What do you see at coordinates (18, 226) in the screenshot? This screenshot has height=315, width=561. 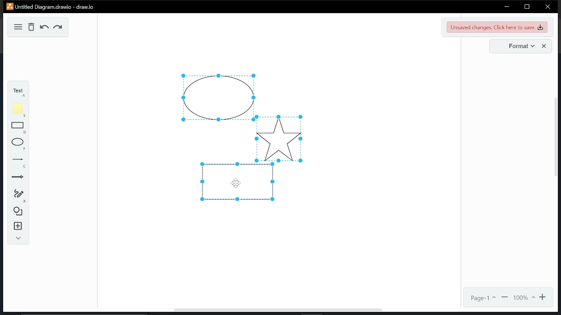 I see `insert` at bounding box center [18, 226].